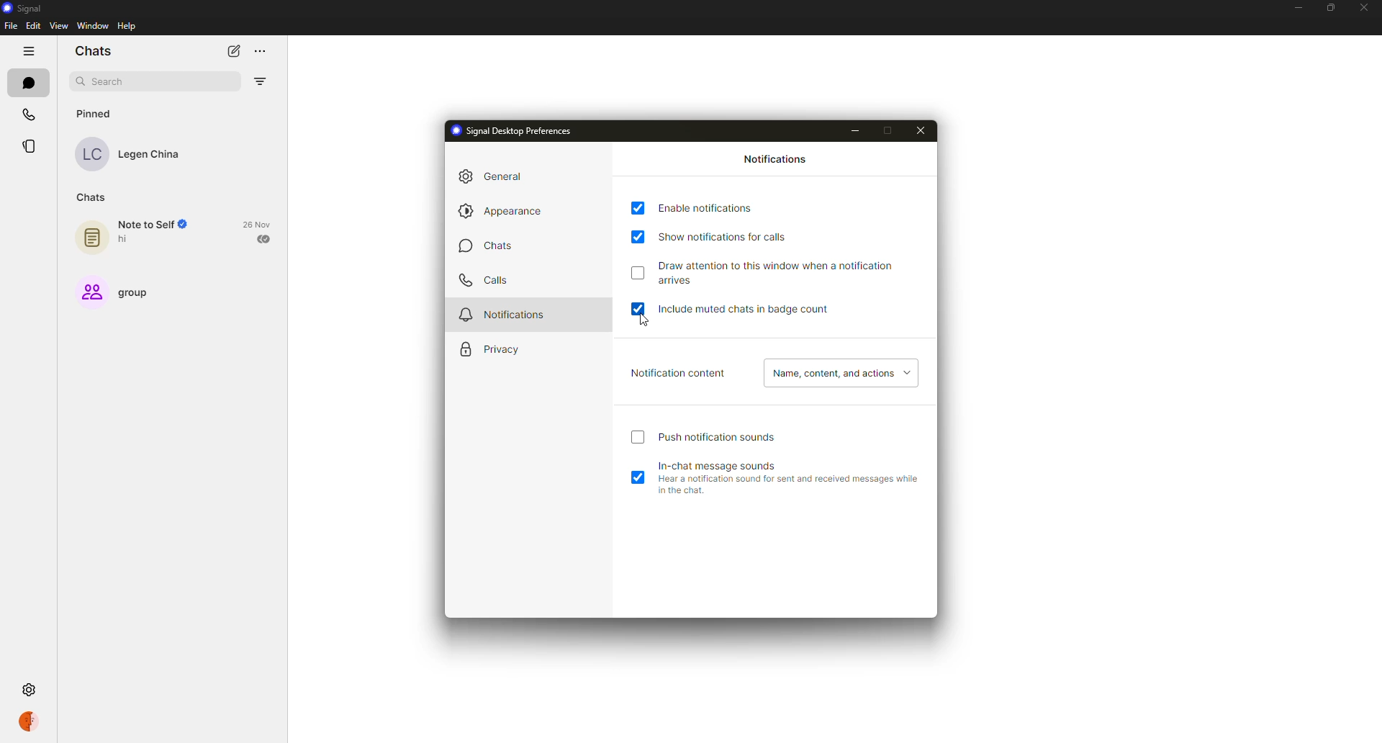 The width and height of the screenshot is (1382, 743). I want to click on appearance, so click(505, 211).